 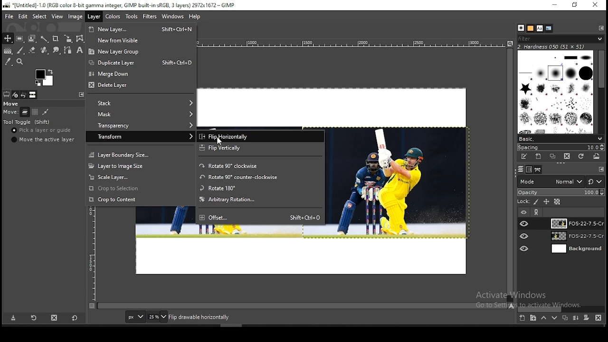 I want to click on move layer, so click(x=25, y=112).